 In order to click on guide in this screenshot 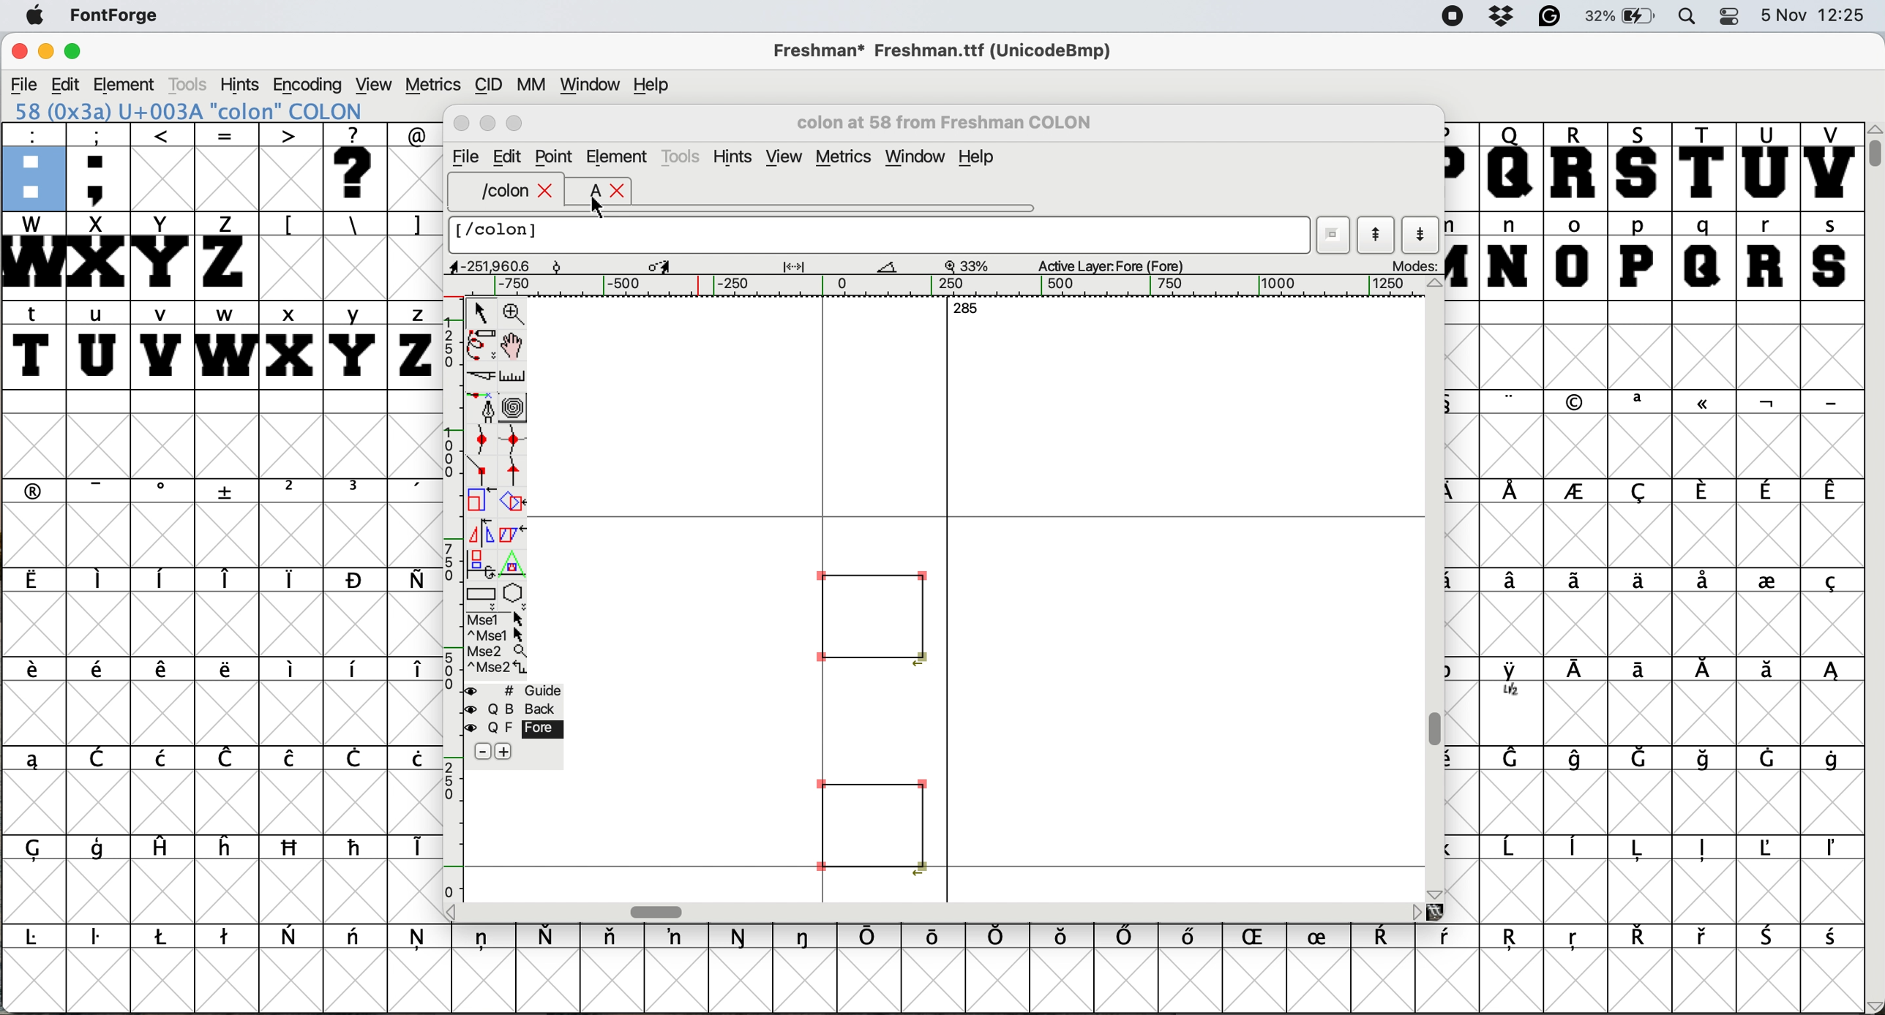, I will do `click(511, 689)`.